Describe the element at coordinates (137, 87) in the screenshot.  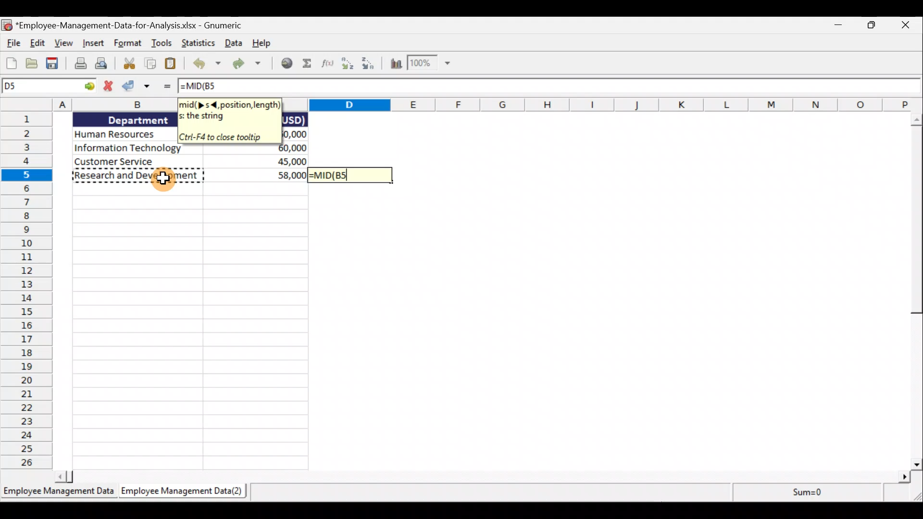
I see `Accept change` at that location.